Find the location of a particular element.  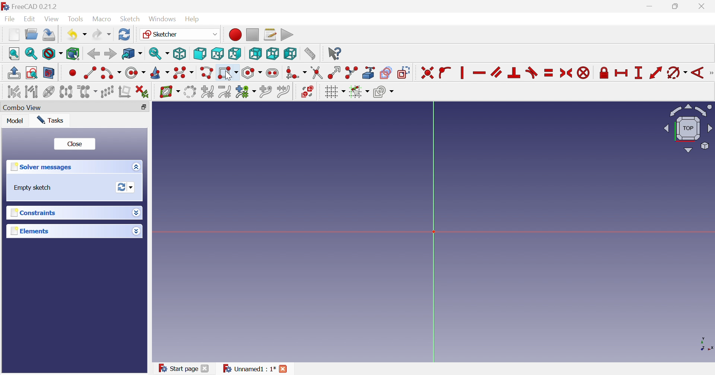

Constrain coincident is located at coordinates (427, 73).